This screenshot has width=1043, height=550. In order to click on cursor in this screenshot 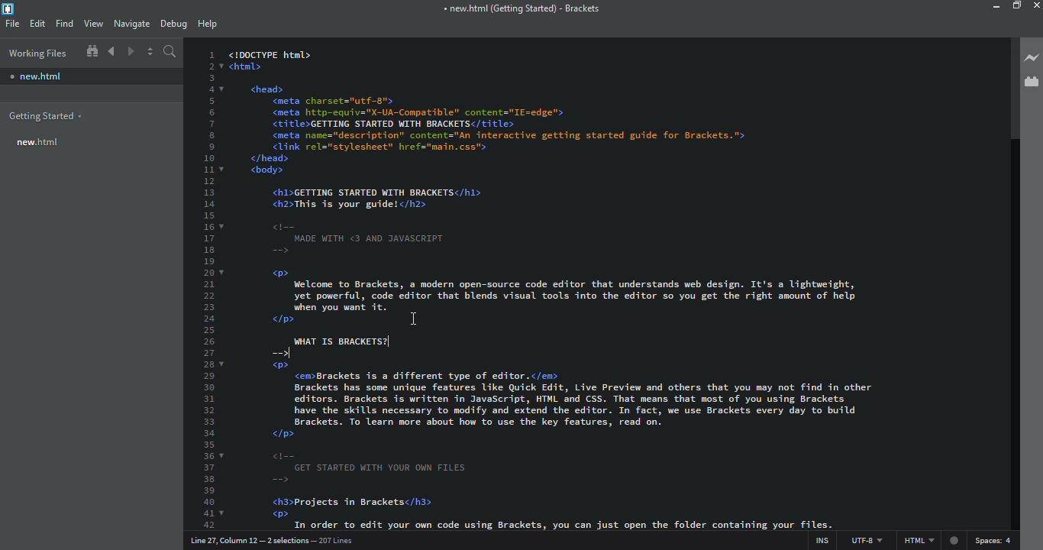, I will do `click(420, 319)`.